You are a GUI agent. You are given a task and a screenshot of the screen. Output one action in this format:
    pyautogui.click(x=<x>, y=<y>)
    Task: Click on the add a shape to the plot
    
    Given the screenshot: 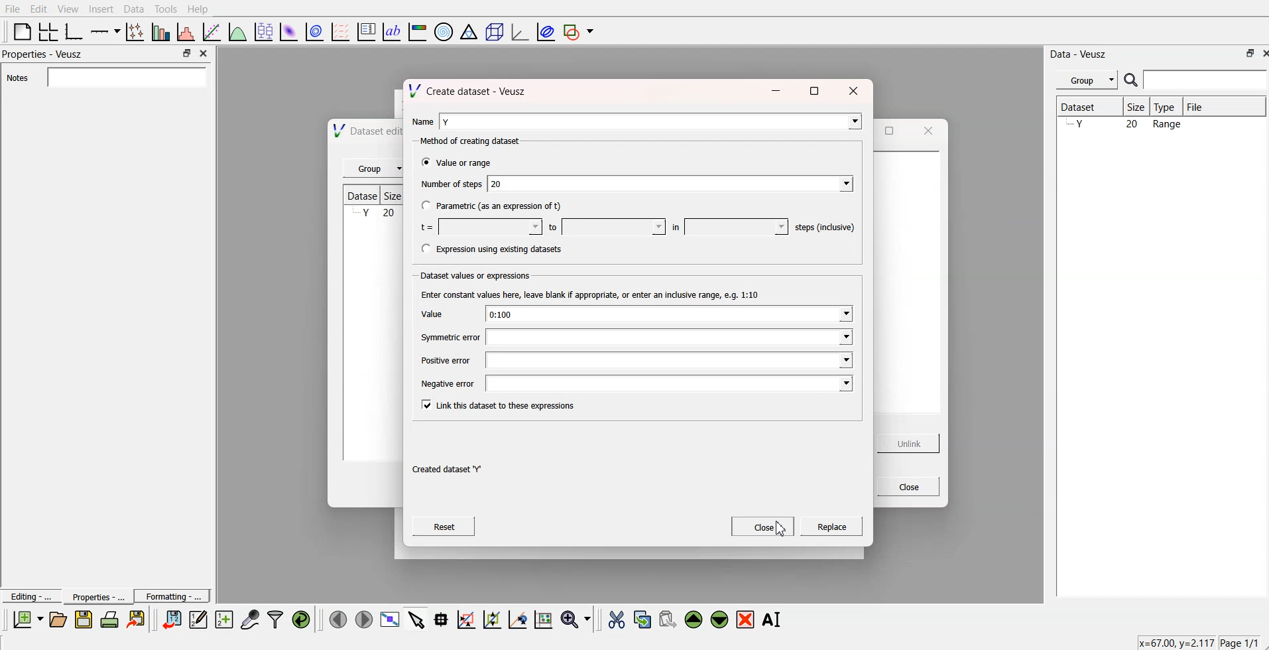 What is the action you would take?
    pyautogui.click(x=579, y=31)
    